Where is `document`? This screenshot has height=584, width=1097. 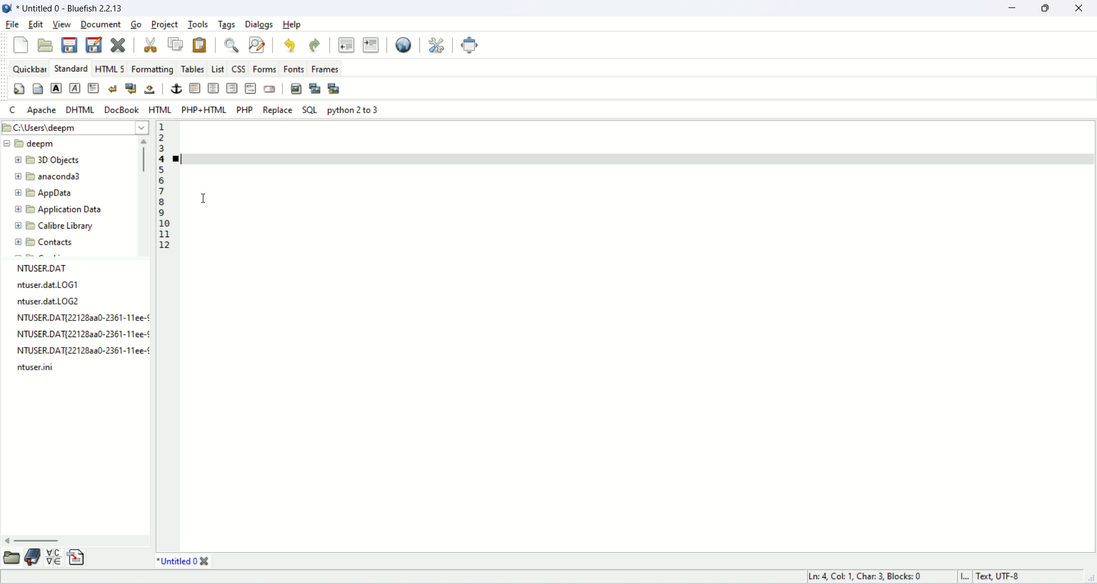 document is located at coordinates (101, 23).